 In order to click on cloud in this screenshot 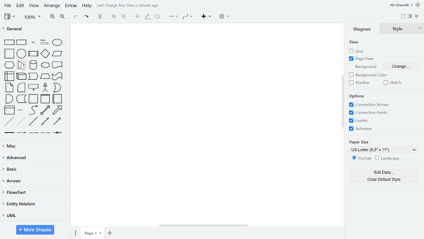, I will do `click(45, 65)`.